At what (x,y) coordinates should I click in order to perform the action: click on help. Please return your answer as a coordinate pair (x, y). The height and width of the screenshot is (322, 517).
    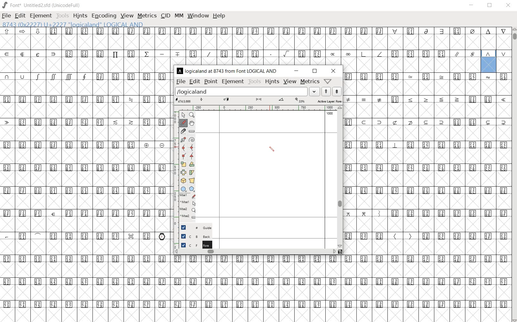
    Looking at the image, I should click on (219, 16).